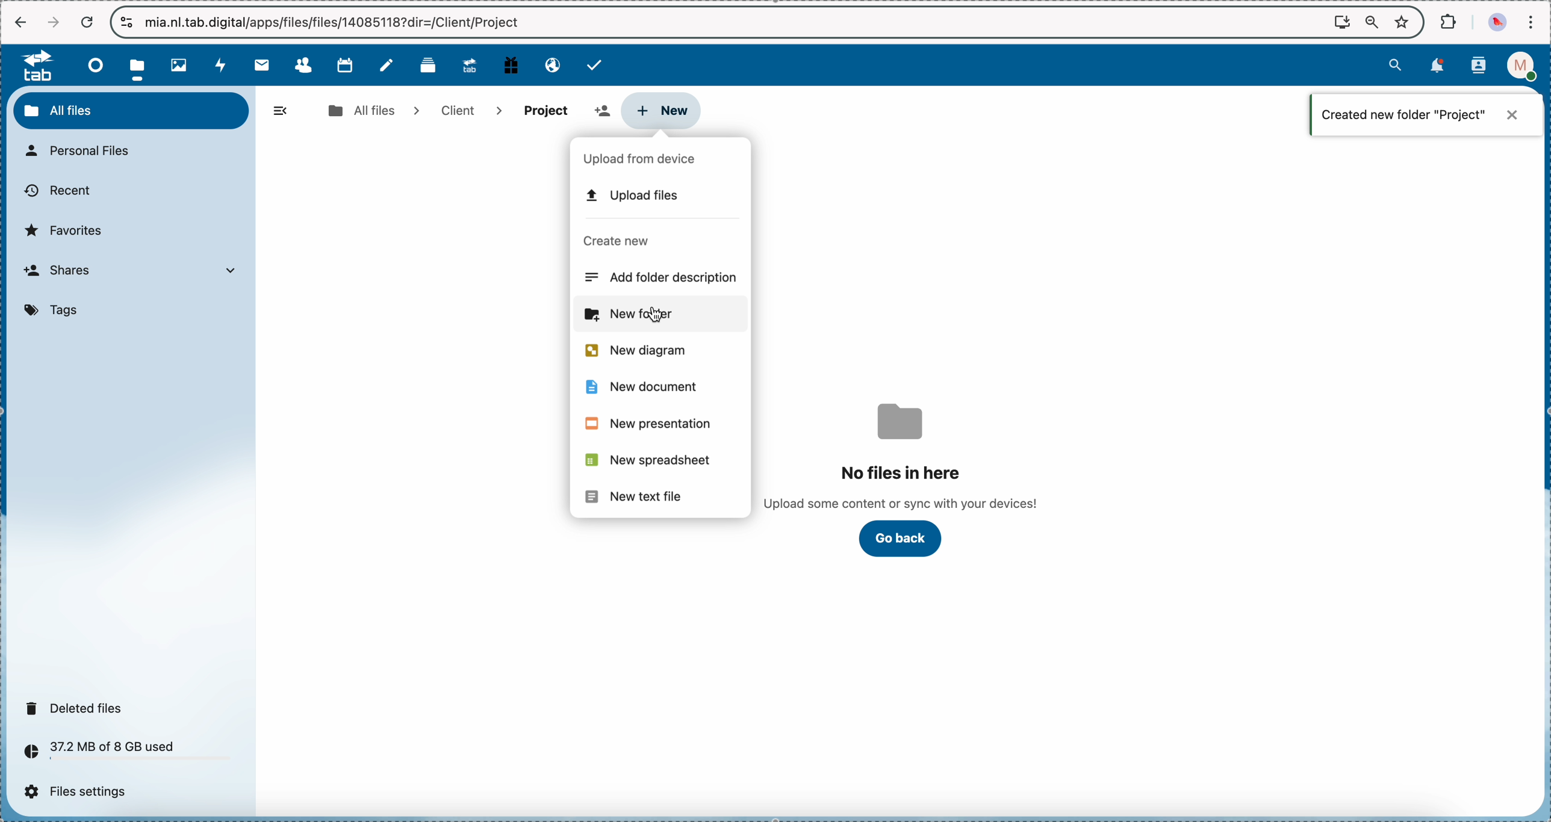 This screenshot has height=822, width=1551. I want to click on notifications, so click(1435, 66).